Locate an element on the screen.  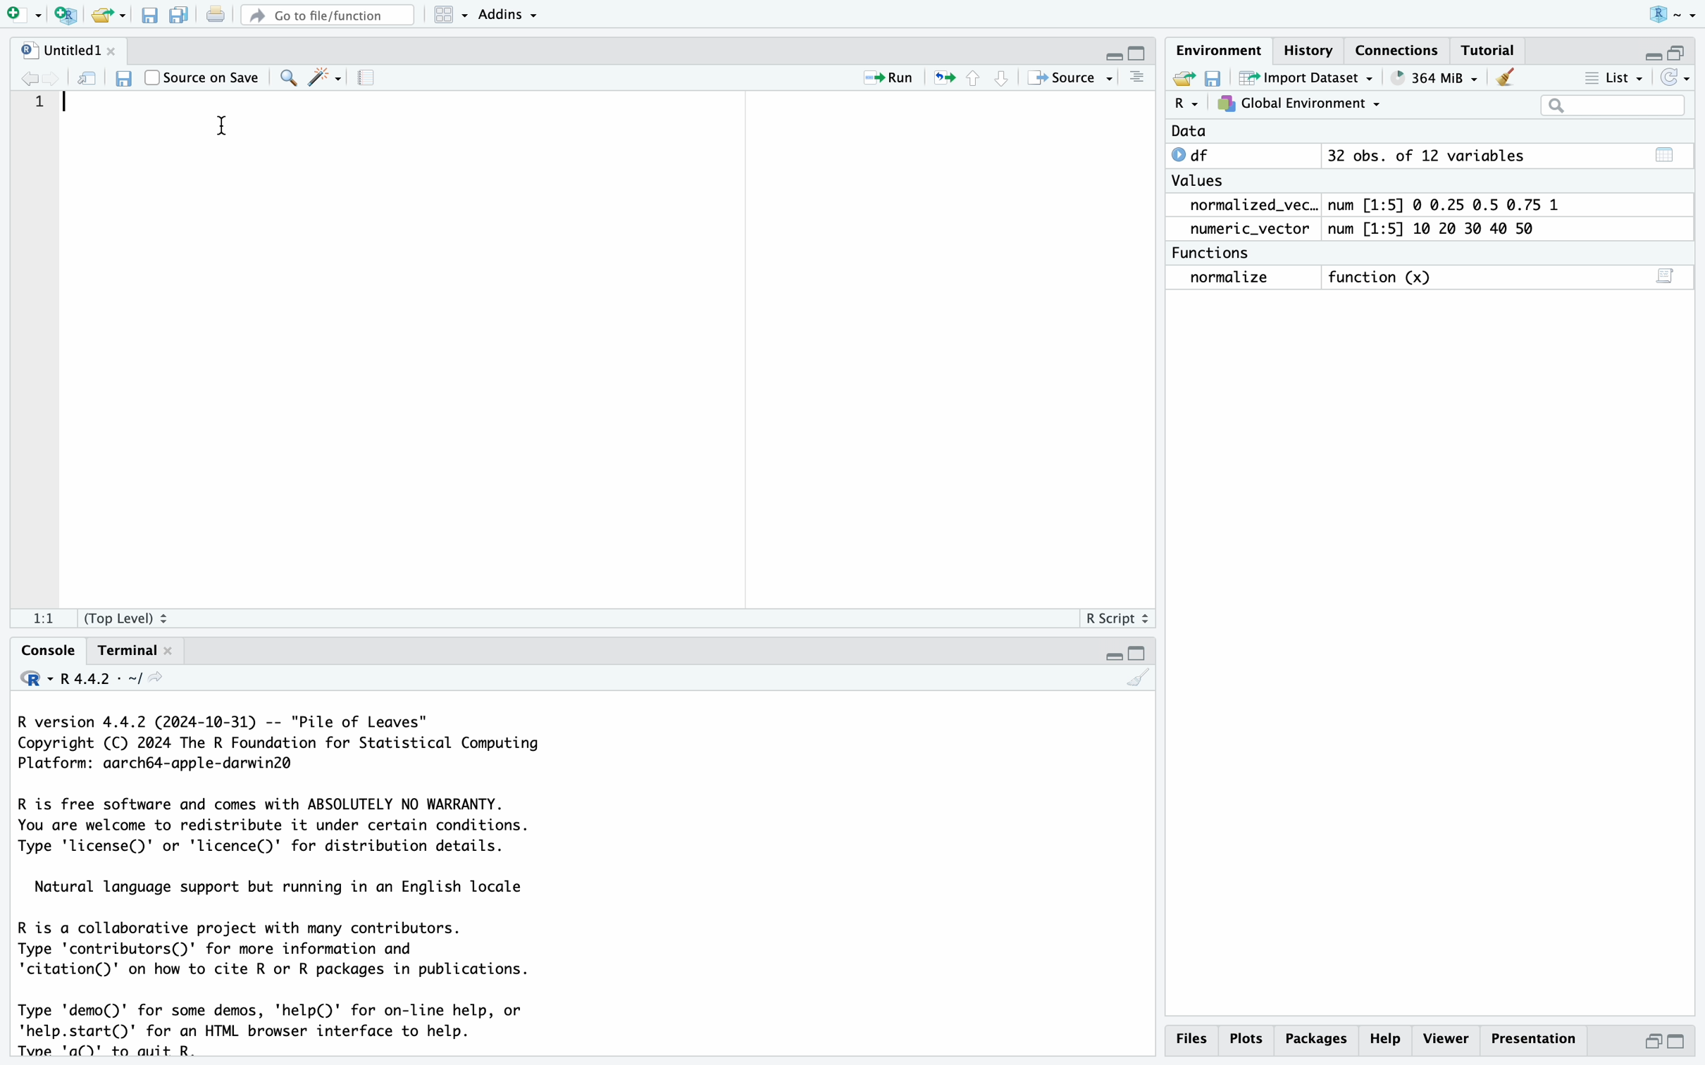
Front is located at coordinates (58, 77).